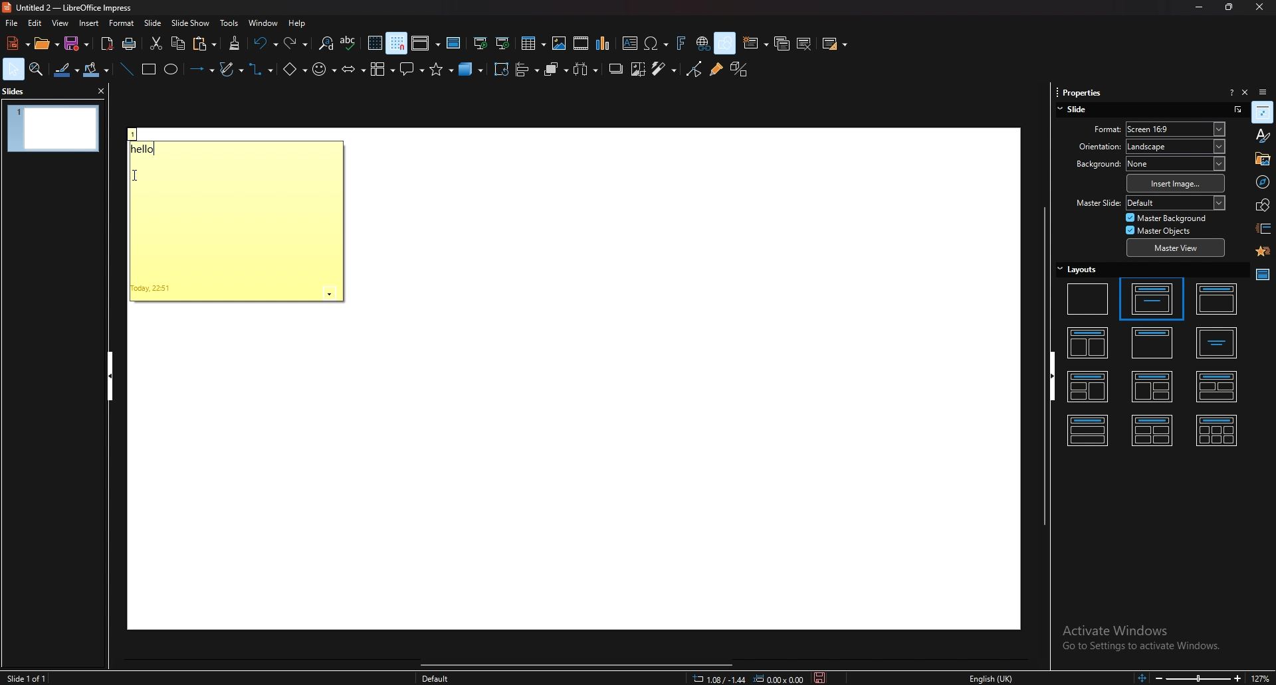 This screenshot has height=685, width=1276. I want to click on insert audio or video, so click(581, 43).